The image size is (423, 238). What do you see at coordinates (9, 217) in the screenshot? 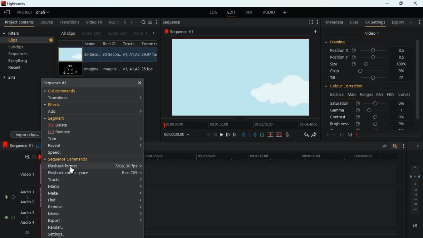
I see `Audio` at bounding box center [9, 217].